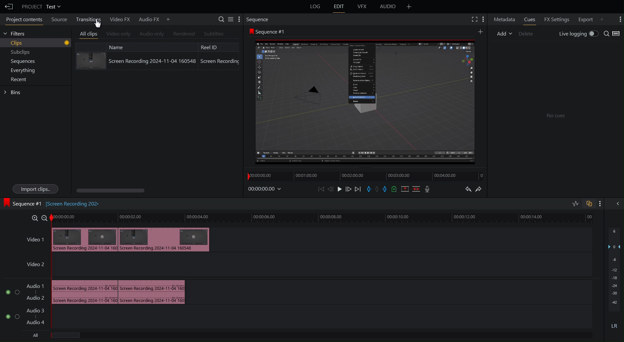 This screenshot has height=342, width=624. I want to click on Import clips, so click(36, 189).